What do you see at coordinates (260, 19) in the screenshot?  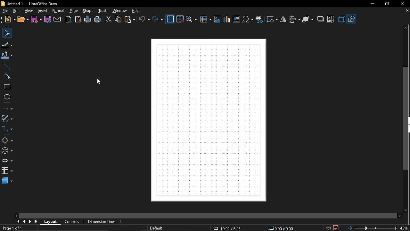 I see `Insert Hyperlink` at bounding box center [260, 19].